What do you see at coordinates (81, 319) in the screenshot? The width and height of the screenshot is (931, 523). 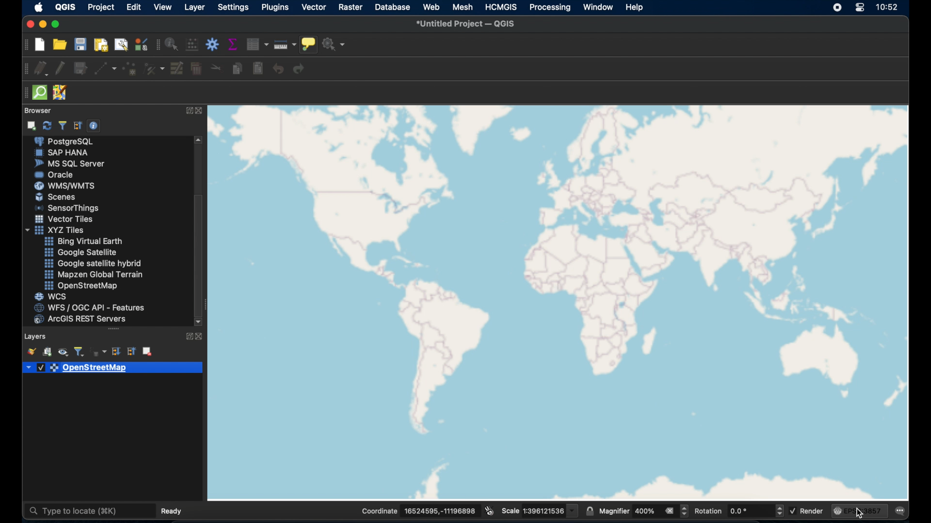 I see `arcGIS server` at bounding box center [81, 319].